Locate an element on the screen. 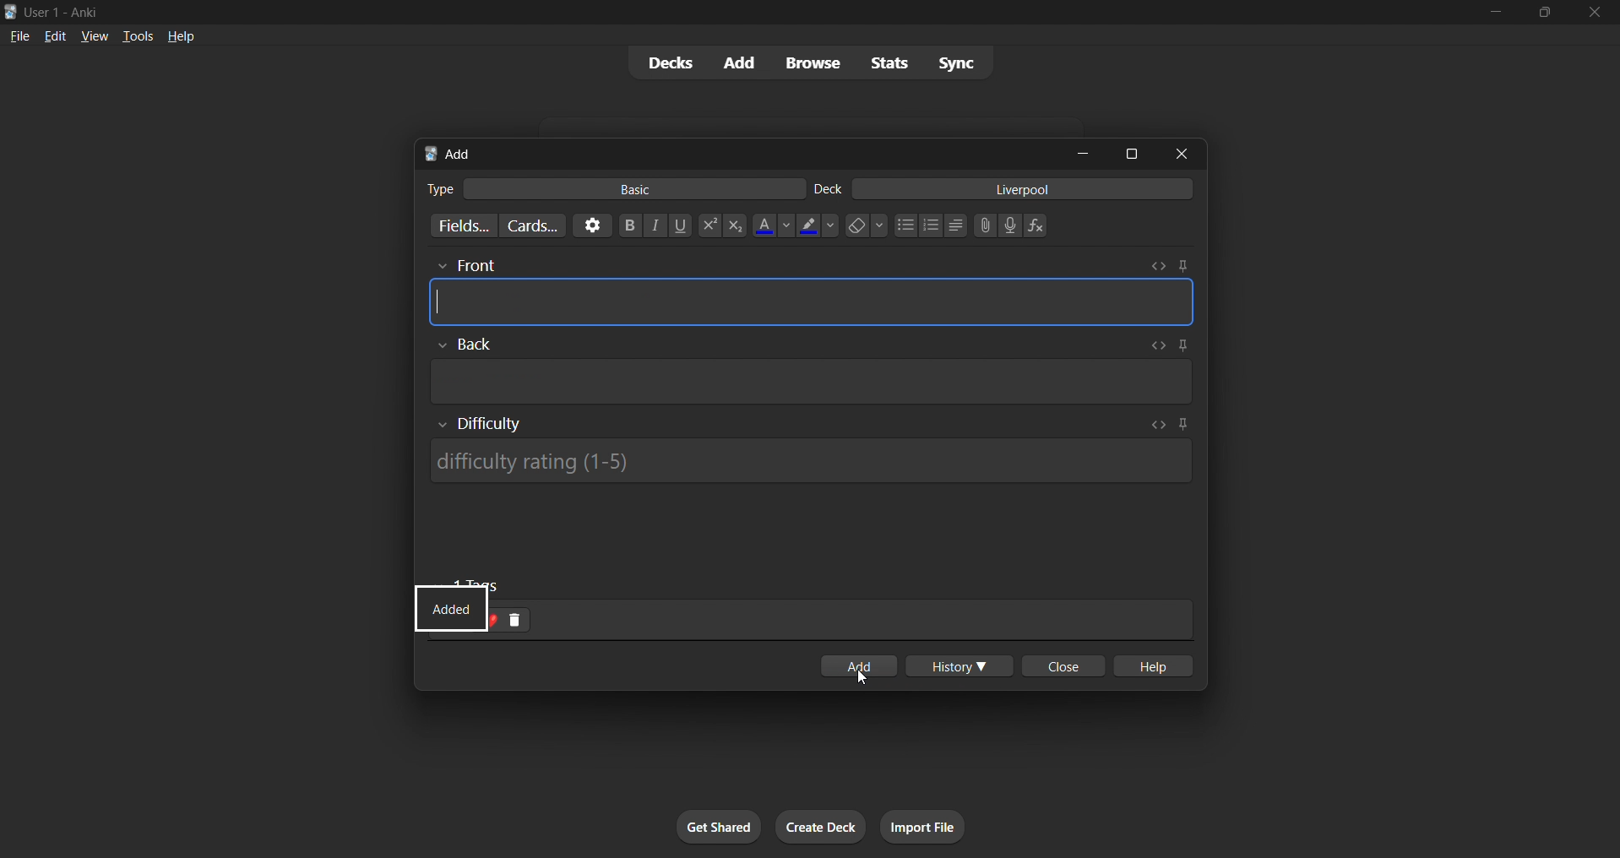 This screenshot has height=858, width=1620. card back input box is located at coordinates (816, 372).